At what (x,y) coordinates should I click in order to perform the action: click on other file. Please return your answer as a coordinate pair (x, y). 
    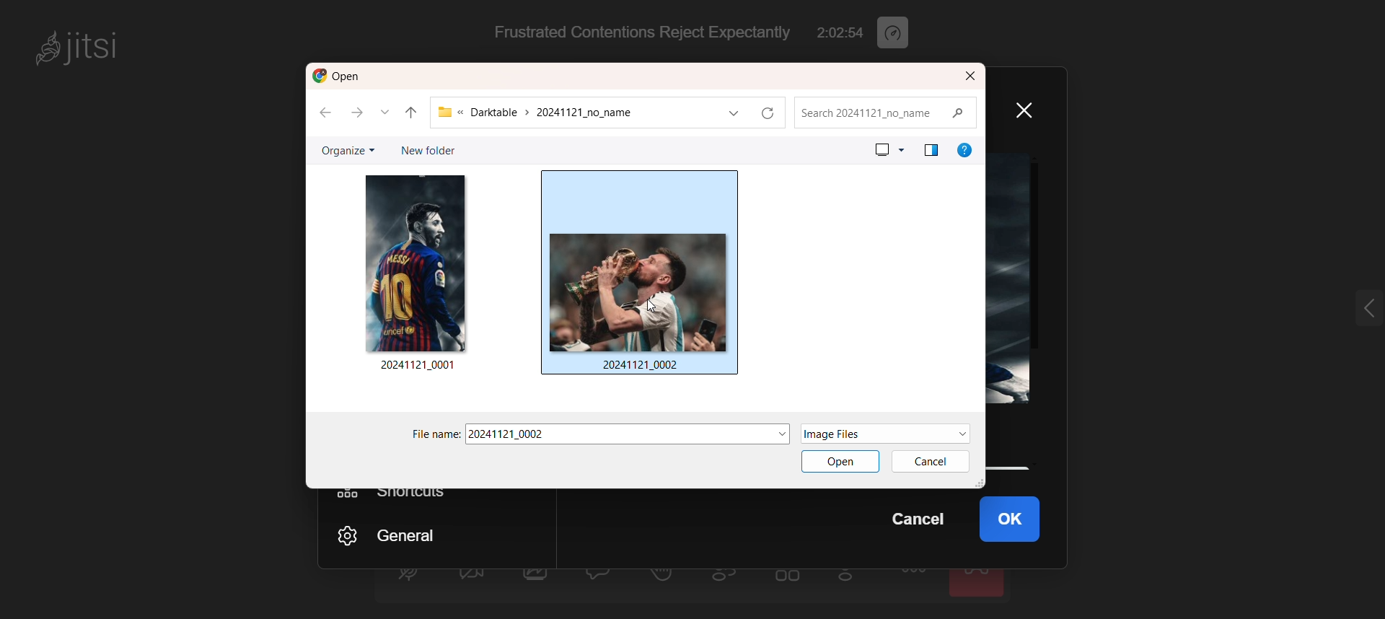
    Looking at the image, I should click on (415, 261).